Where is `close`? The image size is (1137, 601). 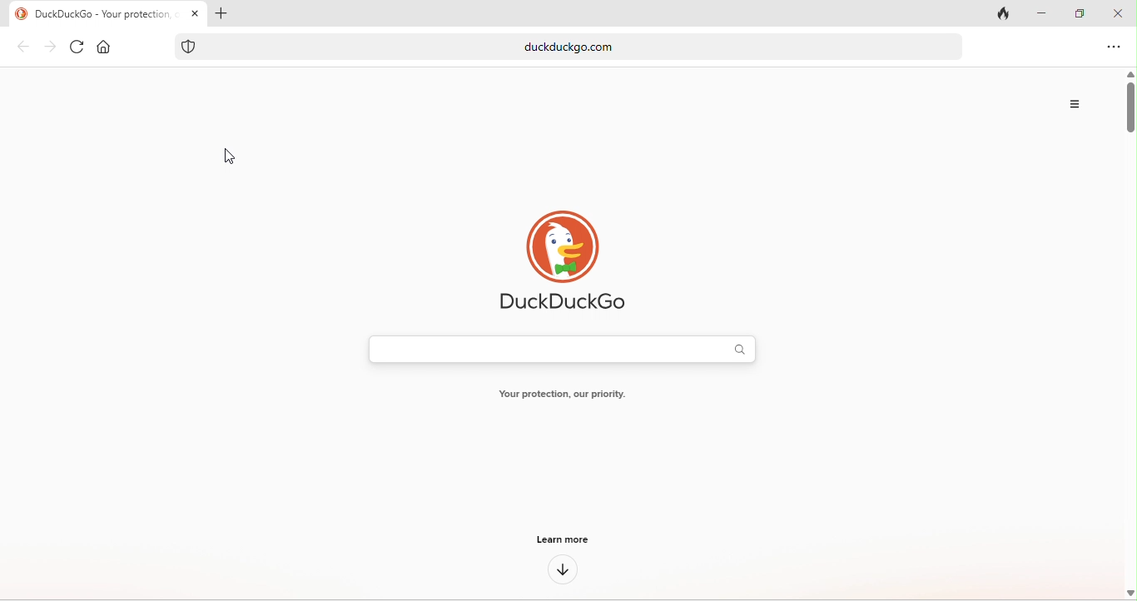
close is located at coordinates (1118, 12).